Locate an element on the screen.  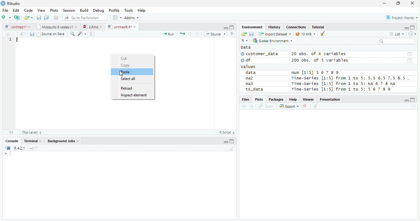
Session is located at coordinates (69, 10).